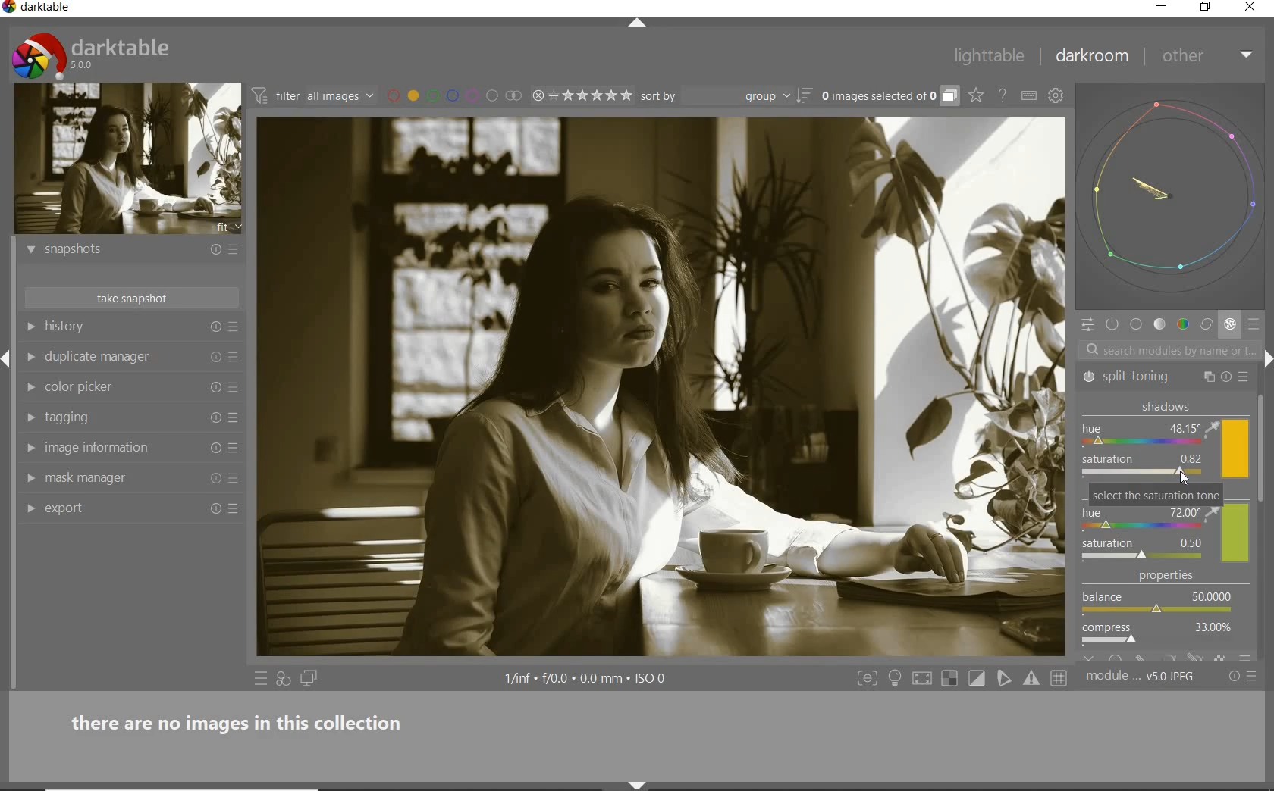  I want to click on shift+ctrl+b, so click(637, 785).